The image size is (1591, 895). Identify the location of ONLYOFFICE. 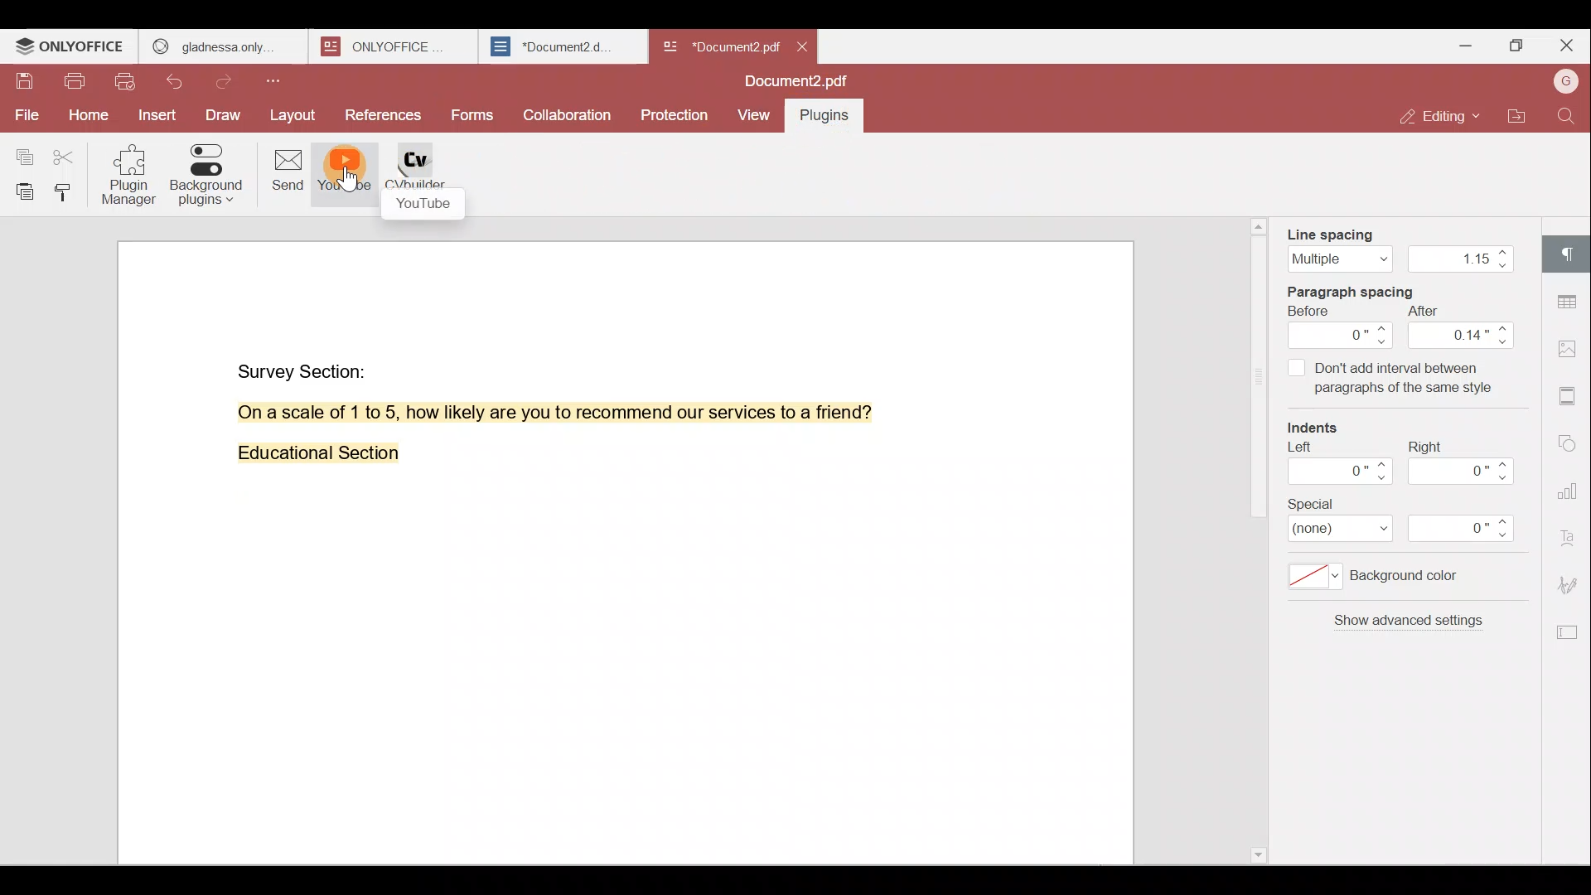
(71, 46).